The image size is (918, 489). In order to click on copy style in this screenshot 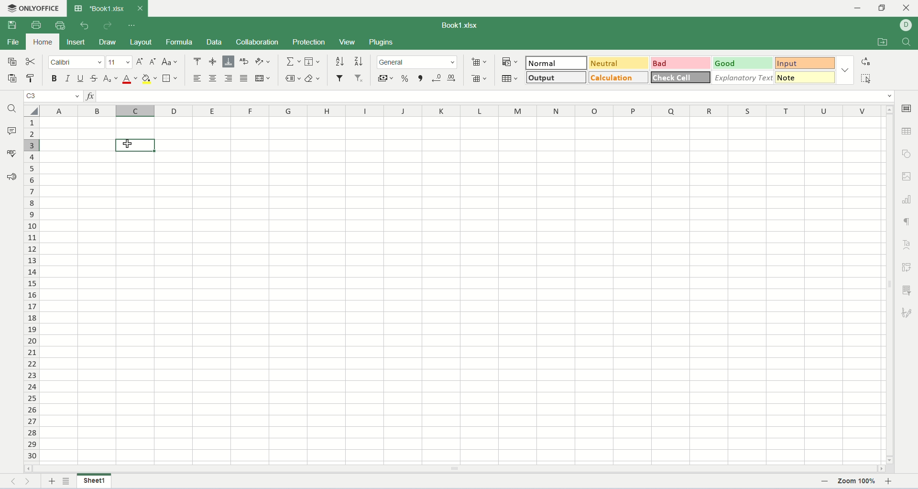, I will do `click(31, 78)`.